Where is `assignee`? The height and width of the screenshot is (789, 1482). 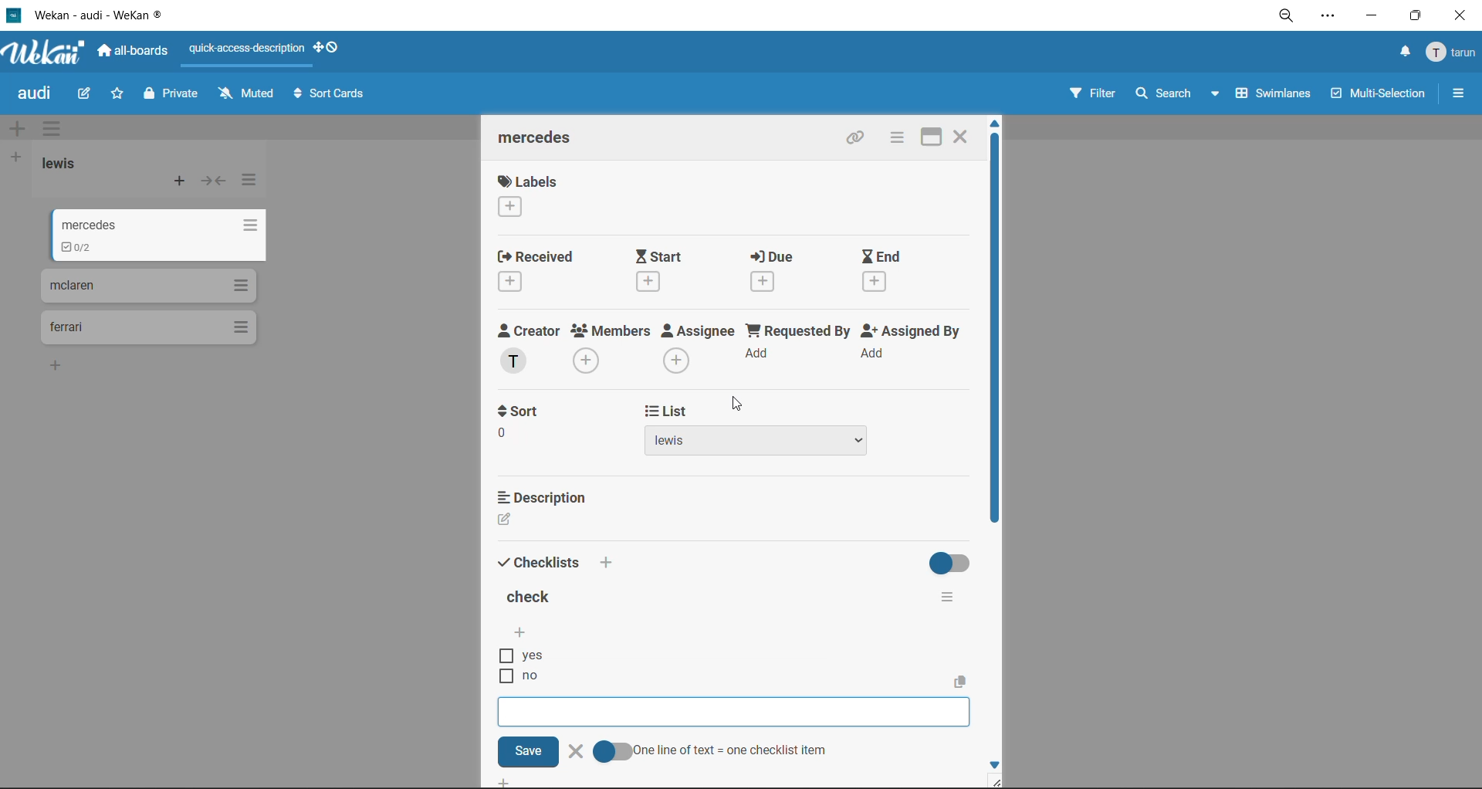
assignee is located at coordinates (702, 350).